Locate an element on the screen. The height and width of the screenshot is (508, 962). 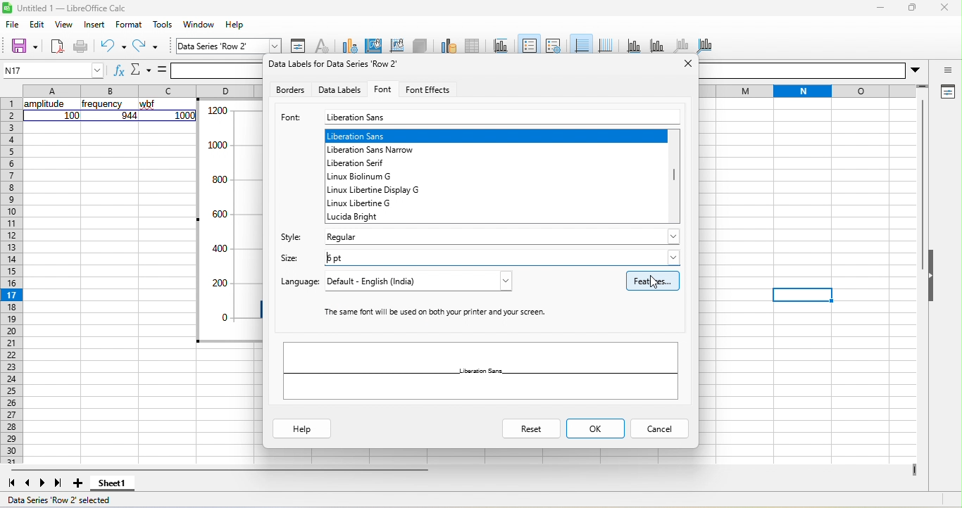
data table is located at coordinates (472, 45).